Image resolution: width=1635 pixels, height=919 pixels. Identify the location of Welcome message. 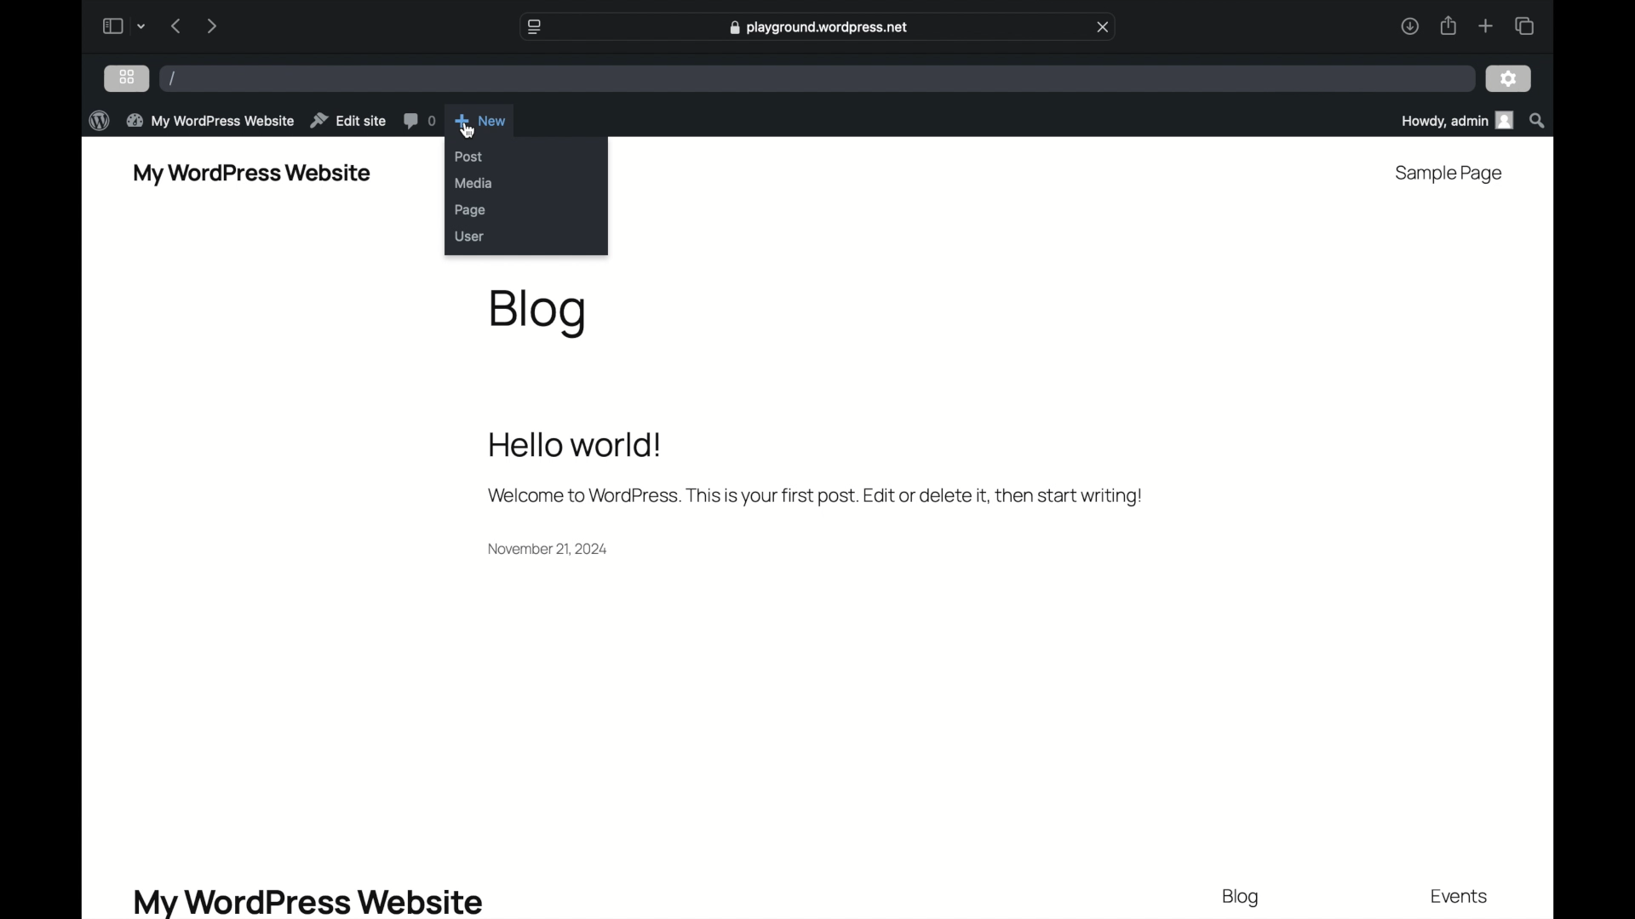
(813, 496).